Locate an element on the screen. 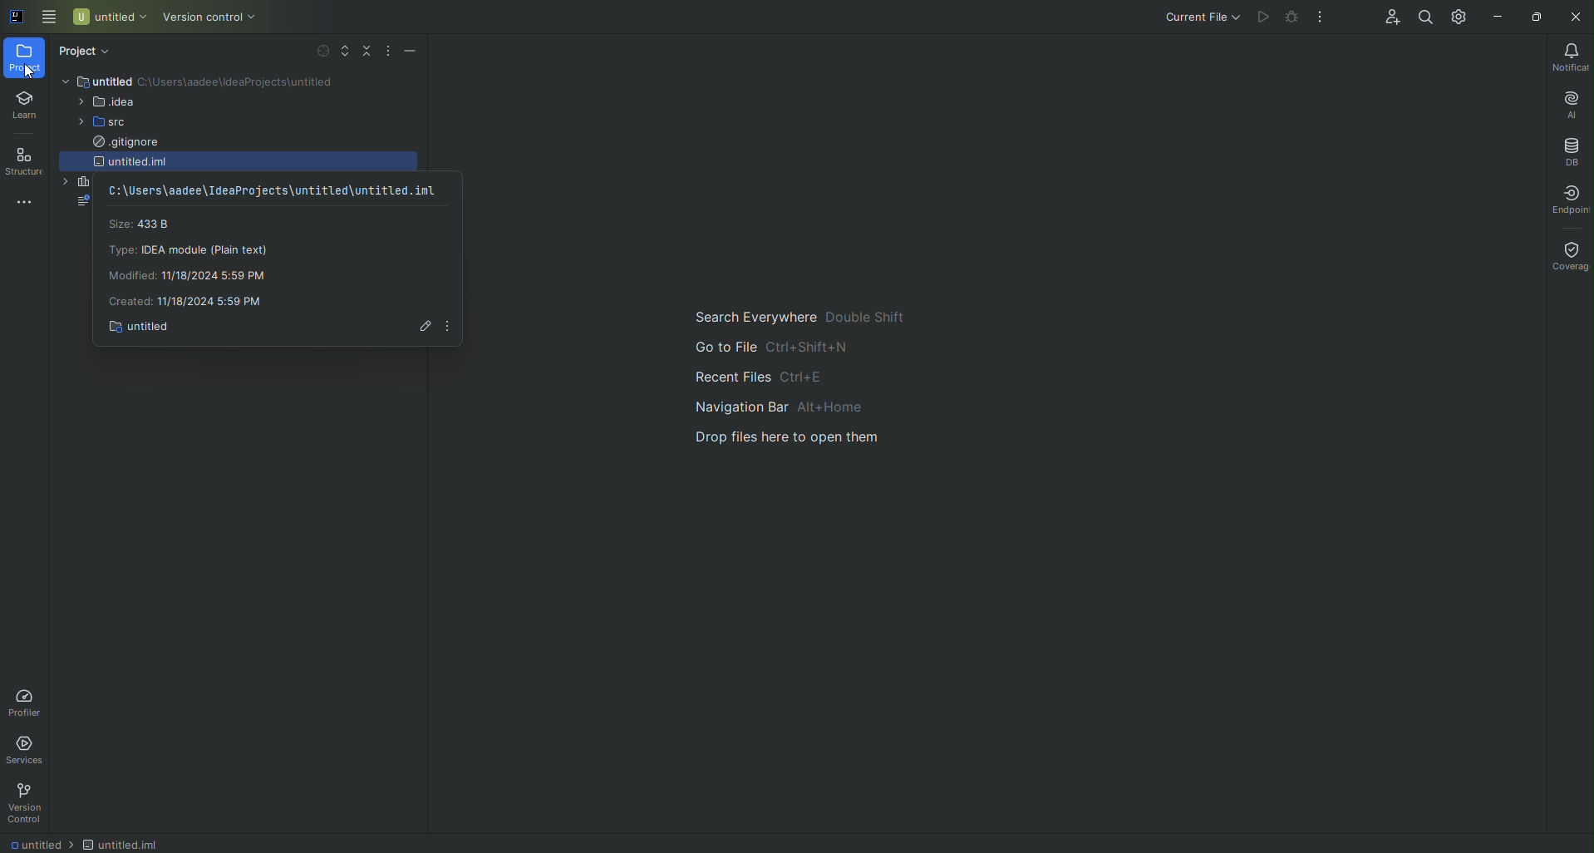 Image resolution: width=1594 pixels, height=853 pixels. Details of the file like the size,type,modified and created date. is located at coordinates (199, 261).